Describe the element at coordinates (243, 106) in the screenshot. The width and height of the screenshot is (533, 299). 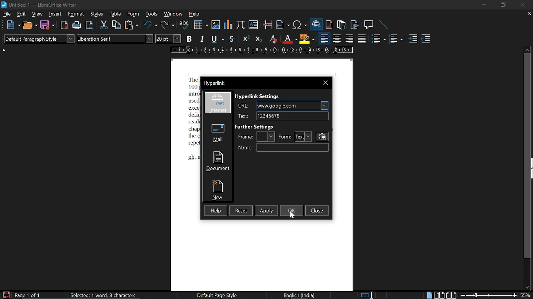
I see `URL` at that location.